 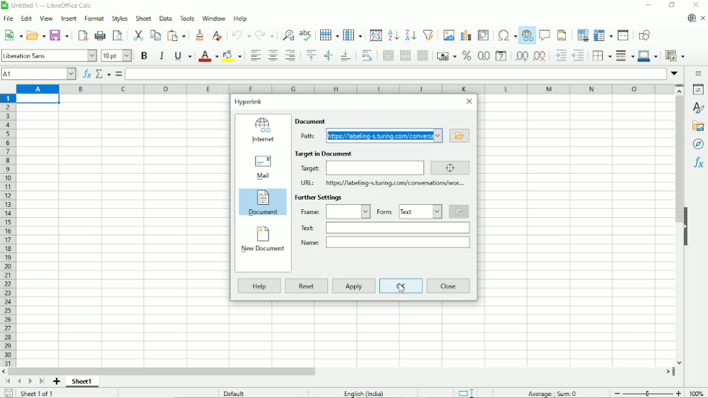 I want to click on Input, so click(x=374, y=168).